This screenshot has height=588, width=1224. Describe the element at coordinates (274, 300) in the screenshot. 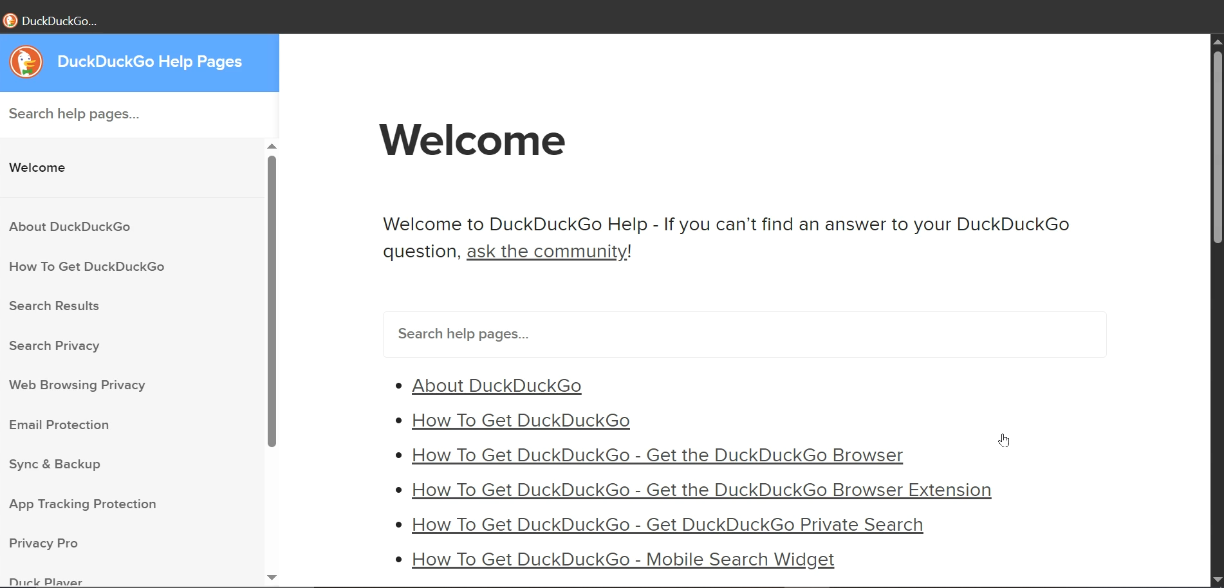

I see `scroll bar` at that location.